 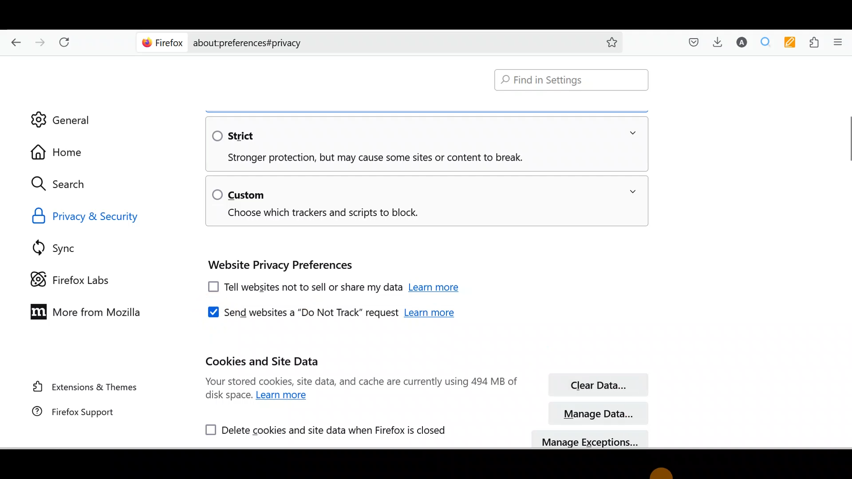 What do you see at coordinates (161, 43) in the screenshot?
I see ` Firefox logo` at bounding box center [161, 43].